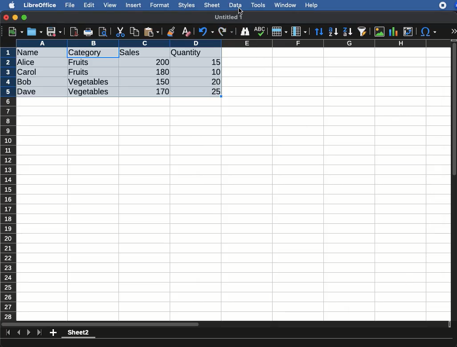 The width and height of the screenshot is (457, 347). What do you see at coordinates (88, 92) in the screenshot?
I see `Vegetables` at bounding box center [88, 92].